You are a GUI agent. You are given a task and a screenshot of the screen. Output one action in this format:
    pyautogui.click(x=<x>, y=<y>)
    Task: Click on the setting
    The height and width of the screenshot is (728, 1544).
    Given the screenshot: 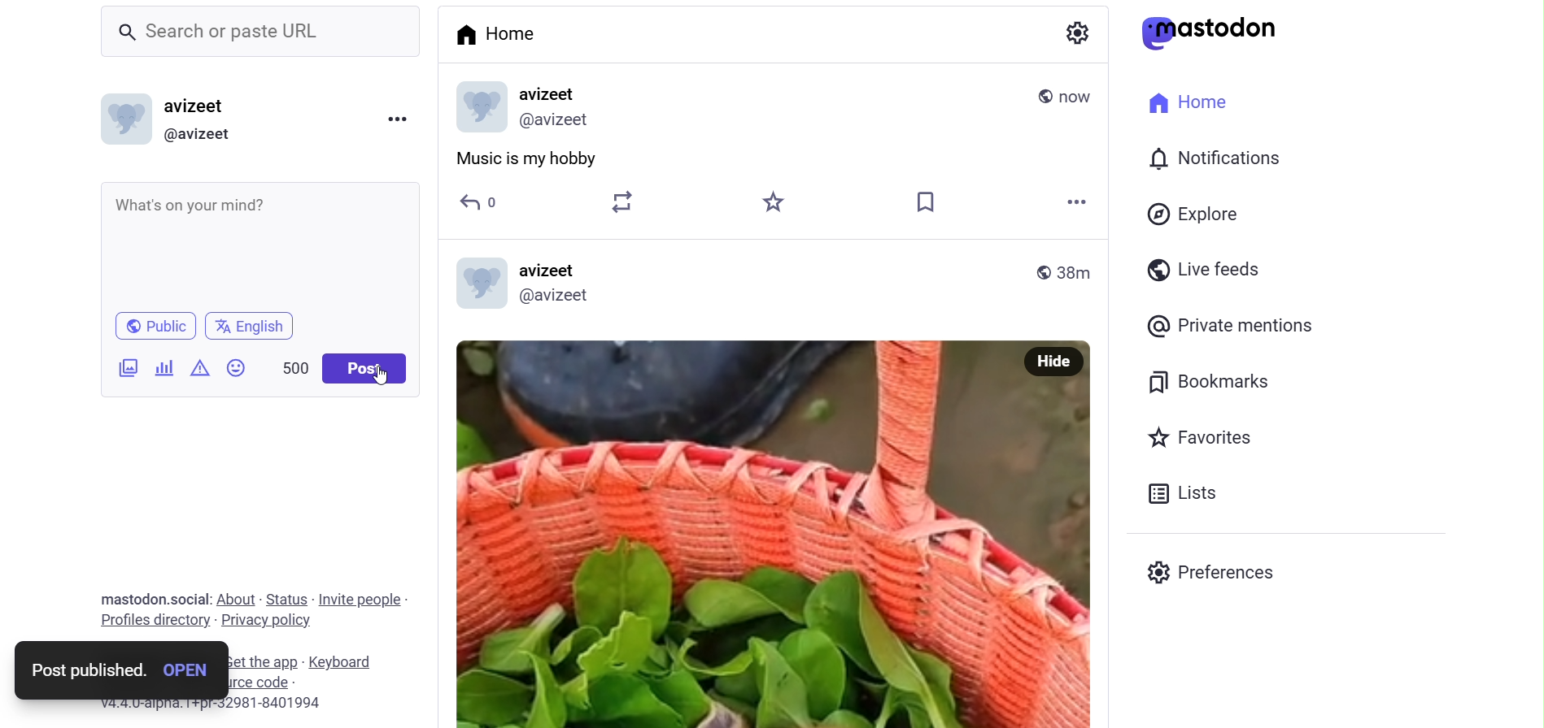 What is the action you would take?
    pyautogui.click(x=1087, y=36)
    